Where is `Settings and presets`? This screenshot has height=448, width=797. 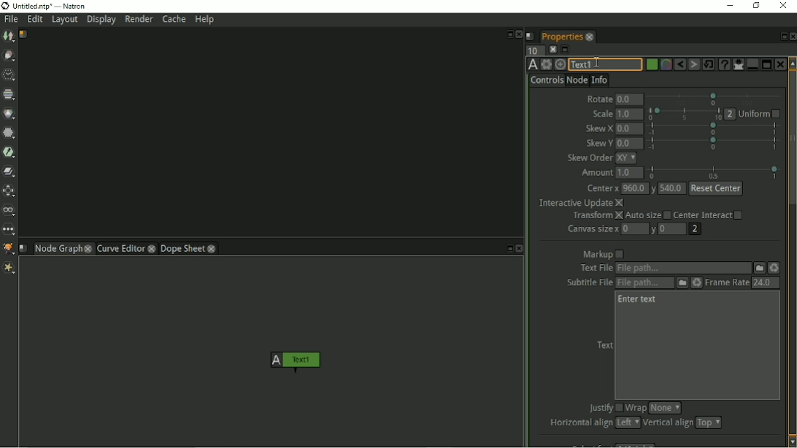
Settings and presets is located at coordinates (546, 64).